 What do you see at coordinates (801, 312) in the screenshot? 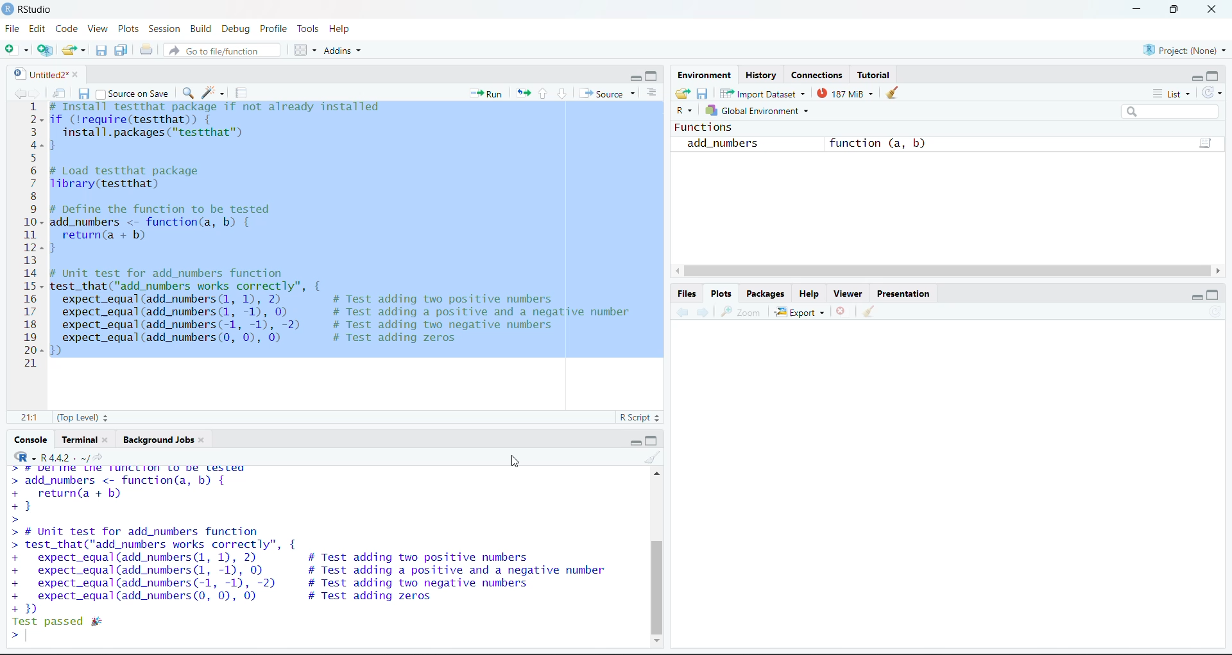
I see `Export` at bounding box center [801, 312].